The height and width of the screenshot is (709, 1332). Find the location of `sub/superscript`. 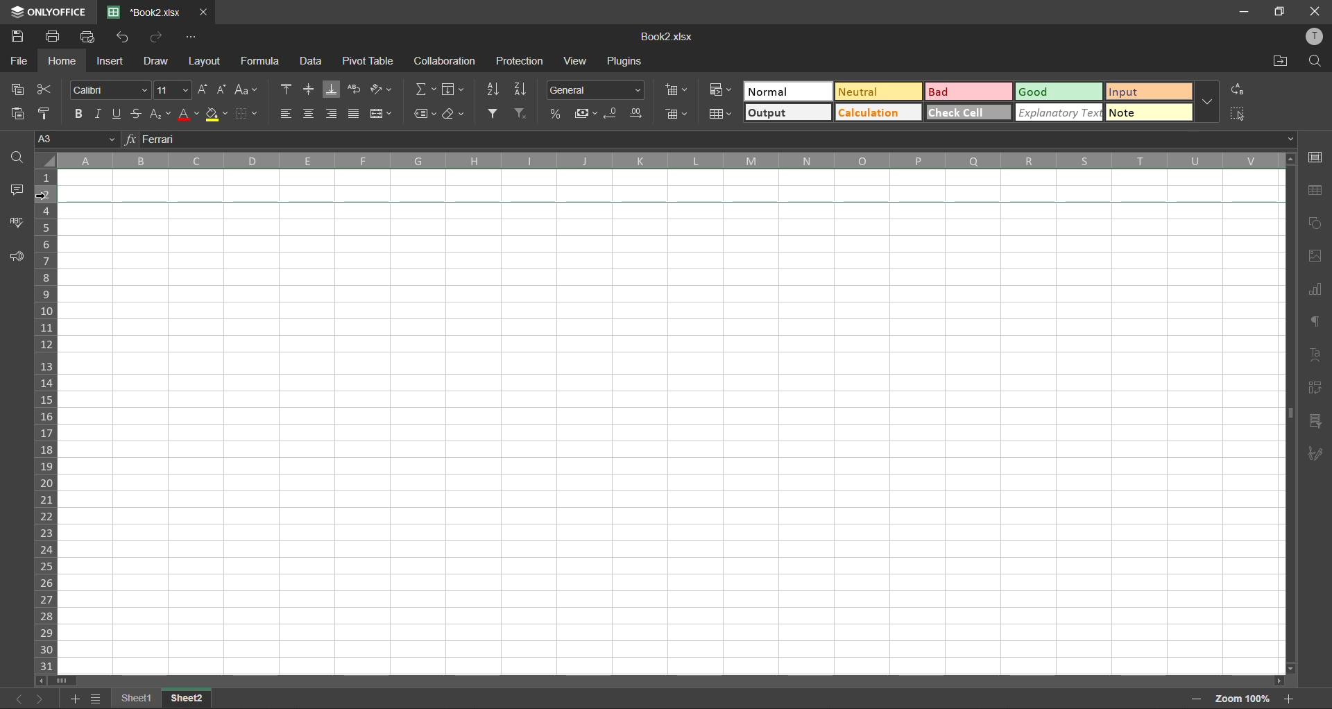

sub/superscript is located at coordinates (156, 112).